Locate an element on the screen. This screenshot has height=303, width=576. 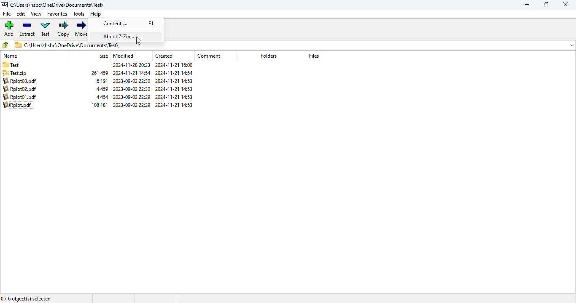
maximize is located at coordinates (546, 4).